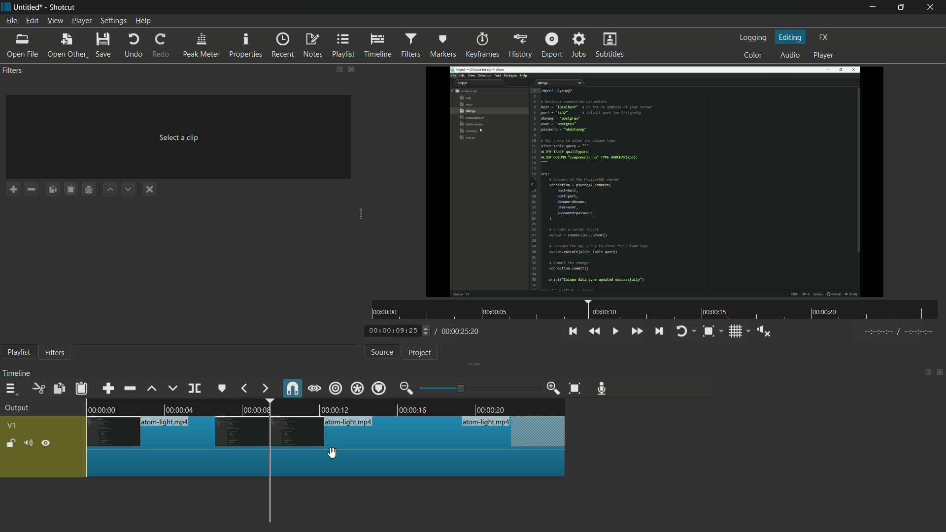  What do you see at coordinates (18, 353) in the screenshot?
I see `playlist` at bounding box center [18, 353].